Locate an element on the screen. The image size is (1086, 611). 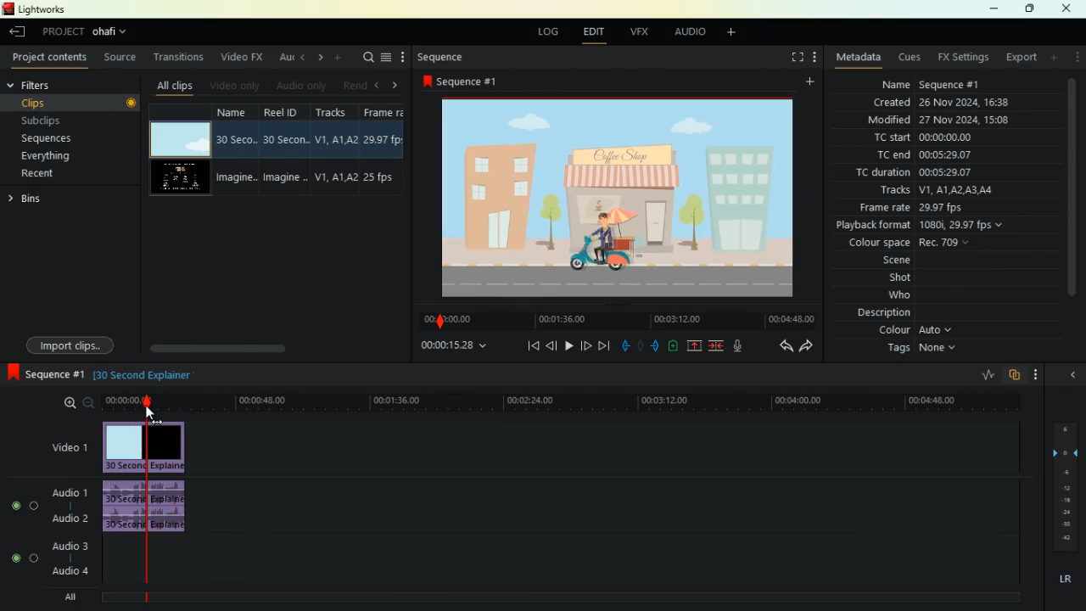
hold is located at coordinates (640, 345).